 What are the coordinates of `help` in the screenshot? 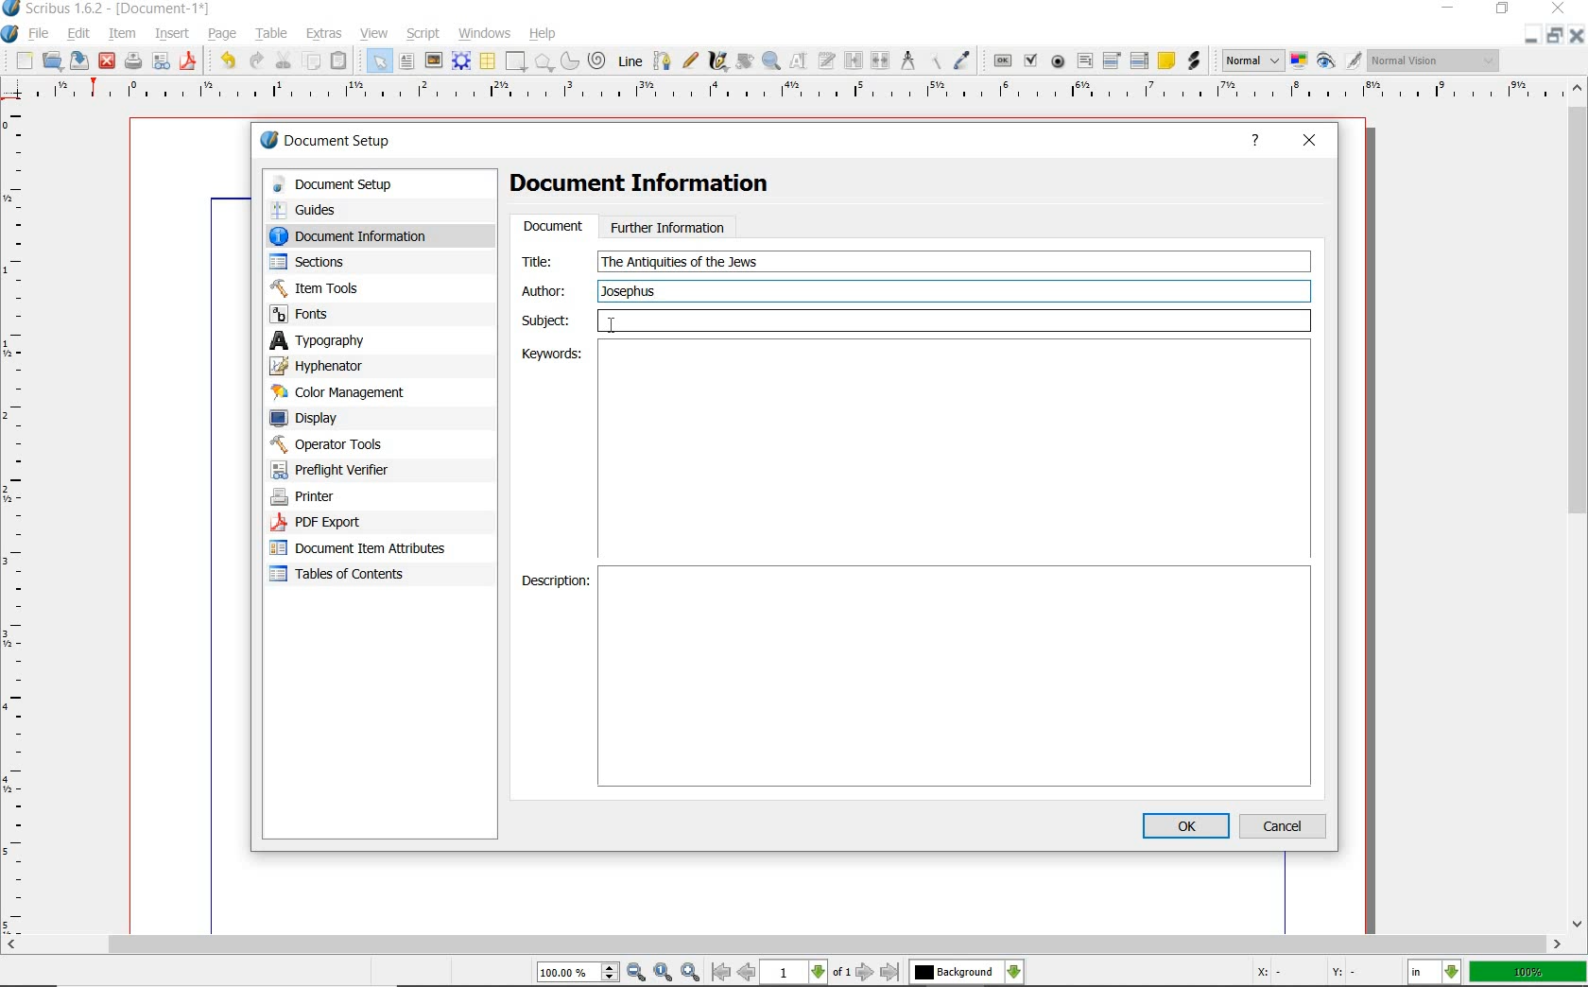 It's located at (545, 32).